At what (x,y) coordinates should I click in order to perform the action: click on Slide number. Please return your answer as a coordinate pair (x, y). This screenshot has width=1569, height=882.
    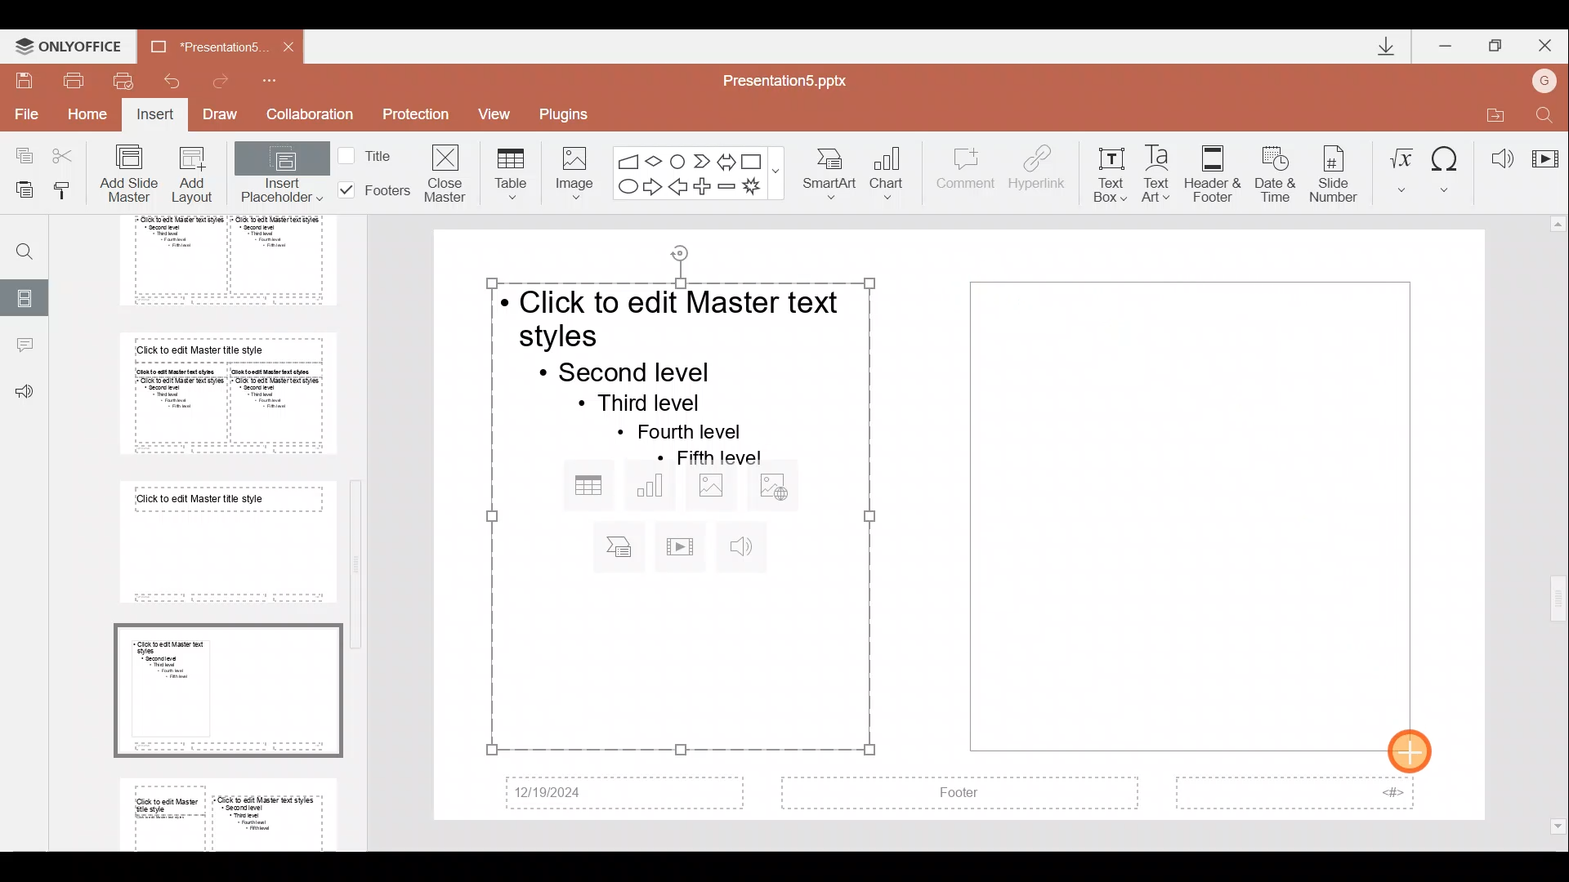
    Looking at the image, I should click on (1337, 171).